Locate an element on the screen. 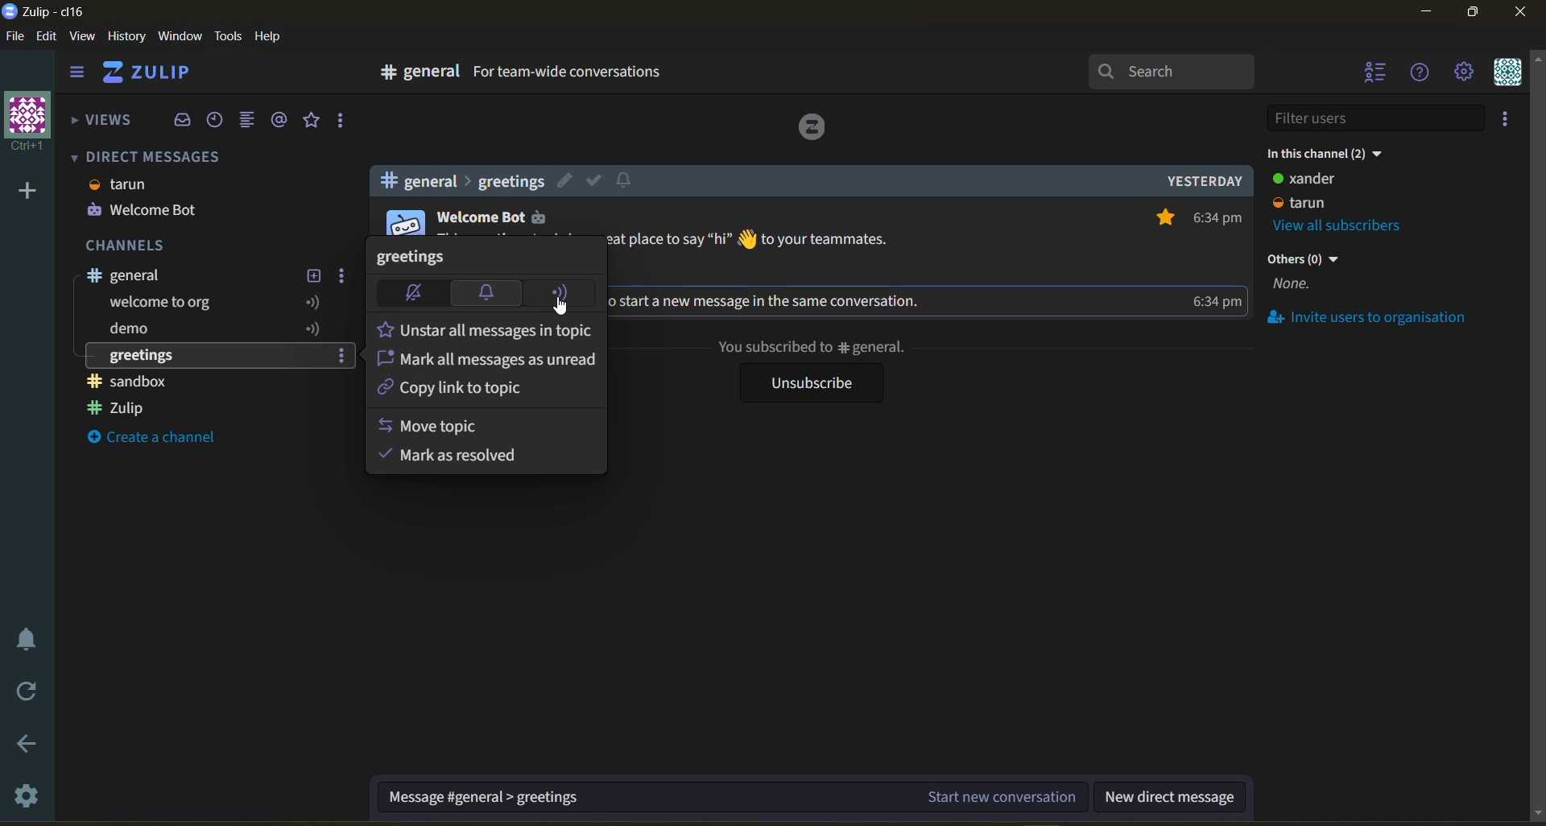 The height and width of the screenshot is (826, 1546). stream title/channel is located at coordinates (191, 275).